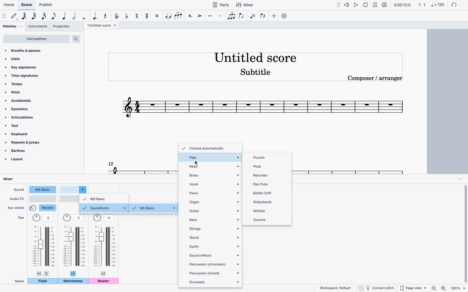 Image resolution: width=468 pixels, height=292 pixels. Describe the element at coordinates (169, 16) in the screenshot. I see `tie` at that location.